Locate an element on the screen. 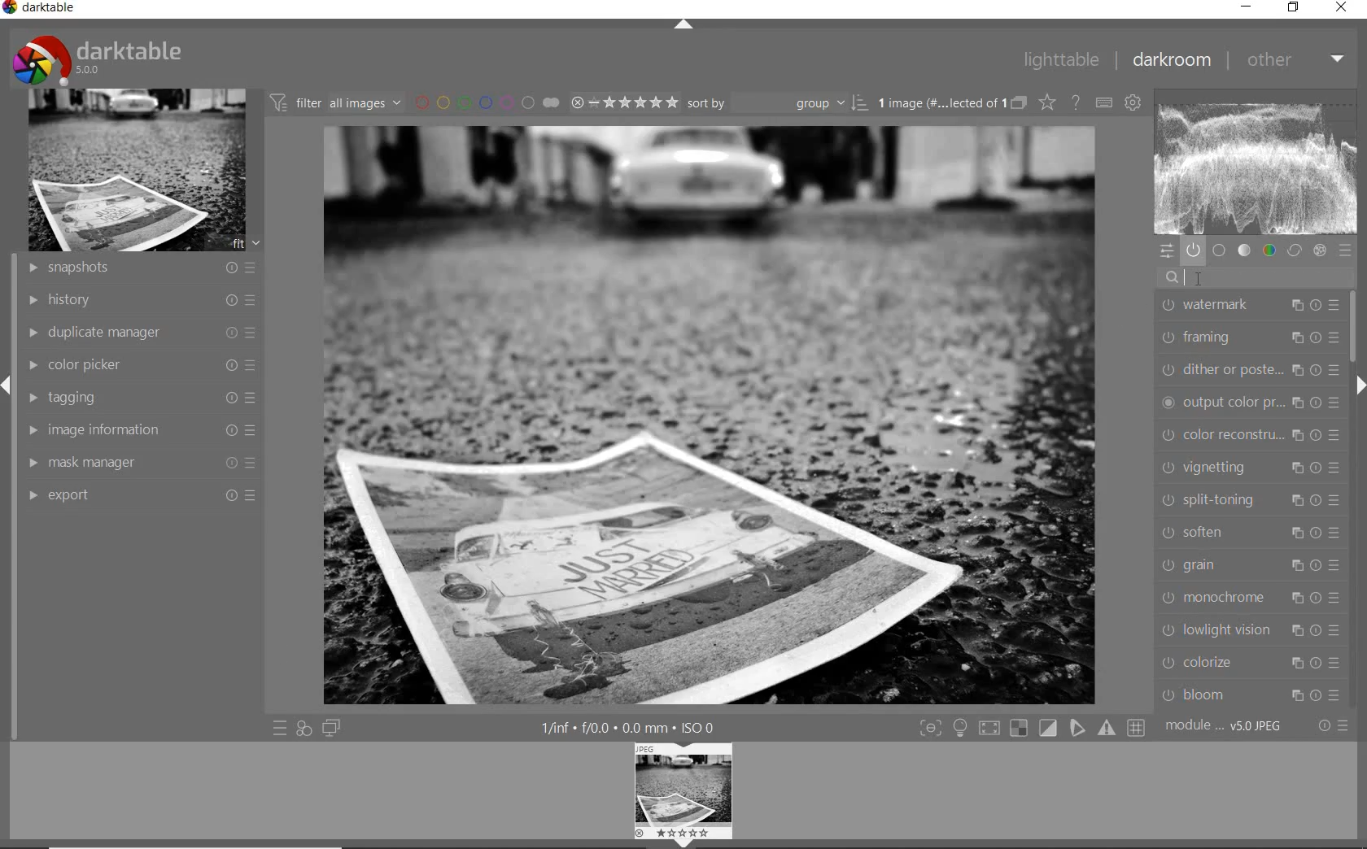 Image resolution: width=1367 pixels, height=849 pixels. darktable is located at coordinates (42, 8).